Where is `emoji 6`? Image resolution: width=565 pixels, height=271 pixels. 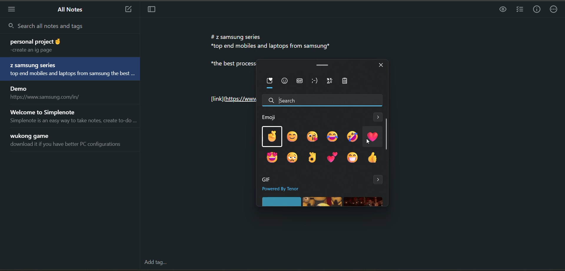 emoji 6 is located at coordinates (372, 136).